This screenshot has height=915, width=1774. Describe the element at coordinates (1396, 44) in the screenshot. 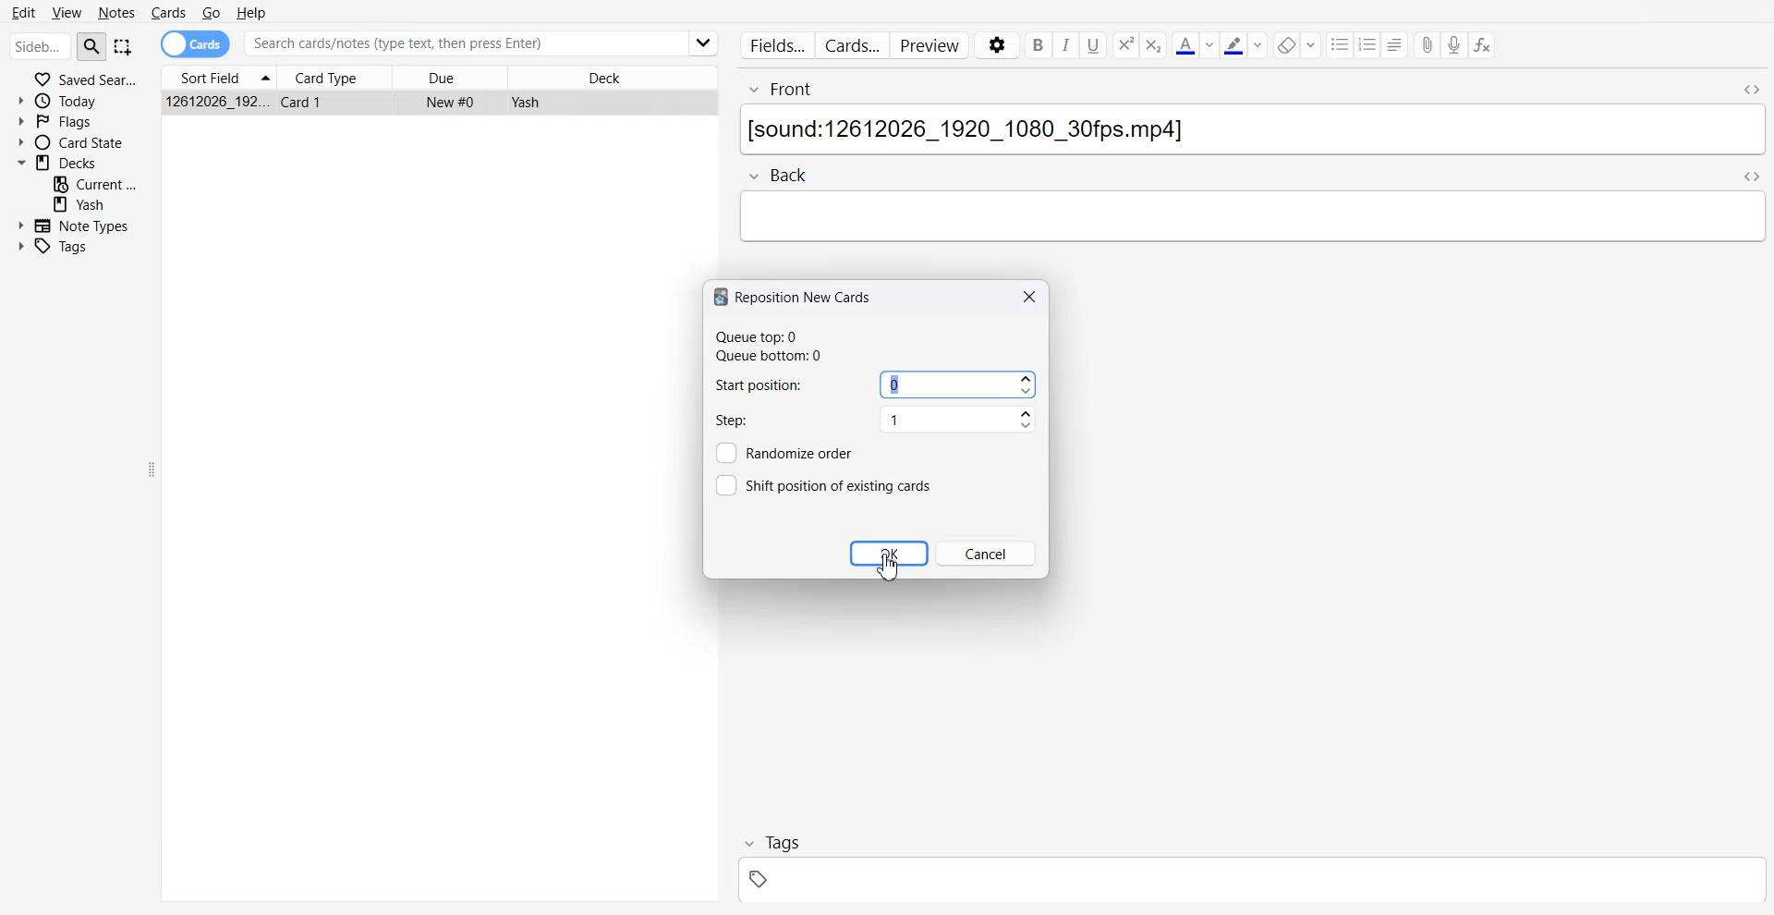

I see `Allignment` at that location.